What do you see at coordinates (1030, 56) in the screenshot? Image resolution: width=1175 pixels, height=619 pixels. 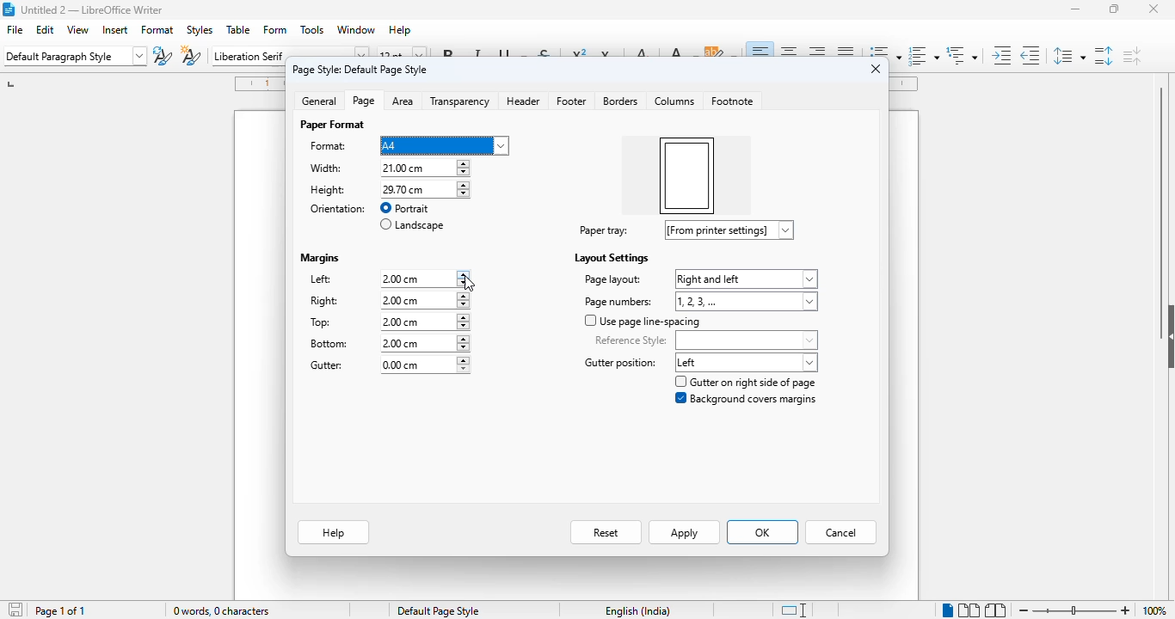 I see `decrease indent` at bounding box center [1030, 56].